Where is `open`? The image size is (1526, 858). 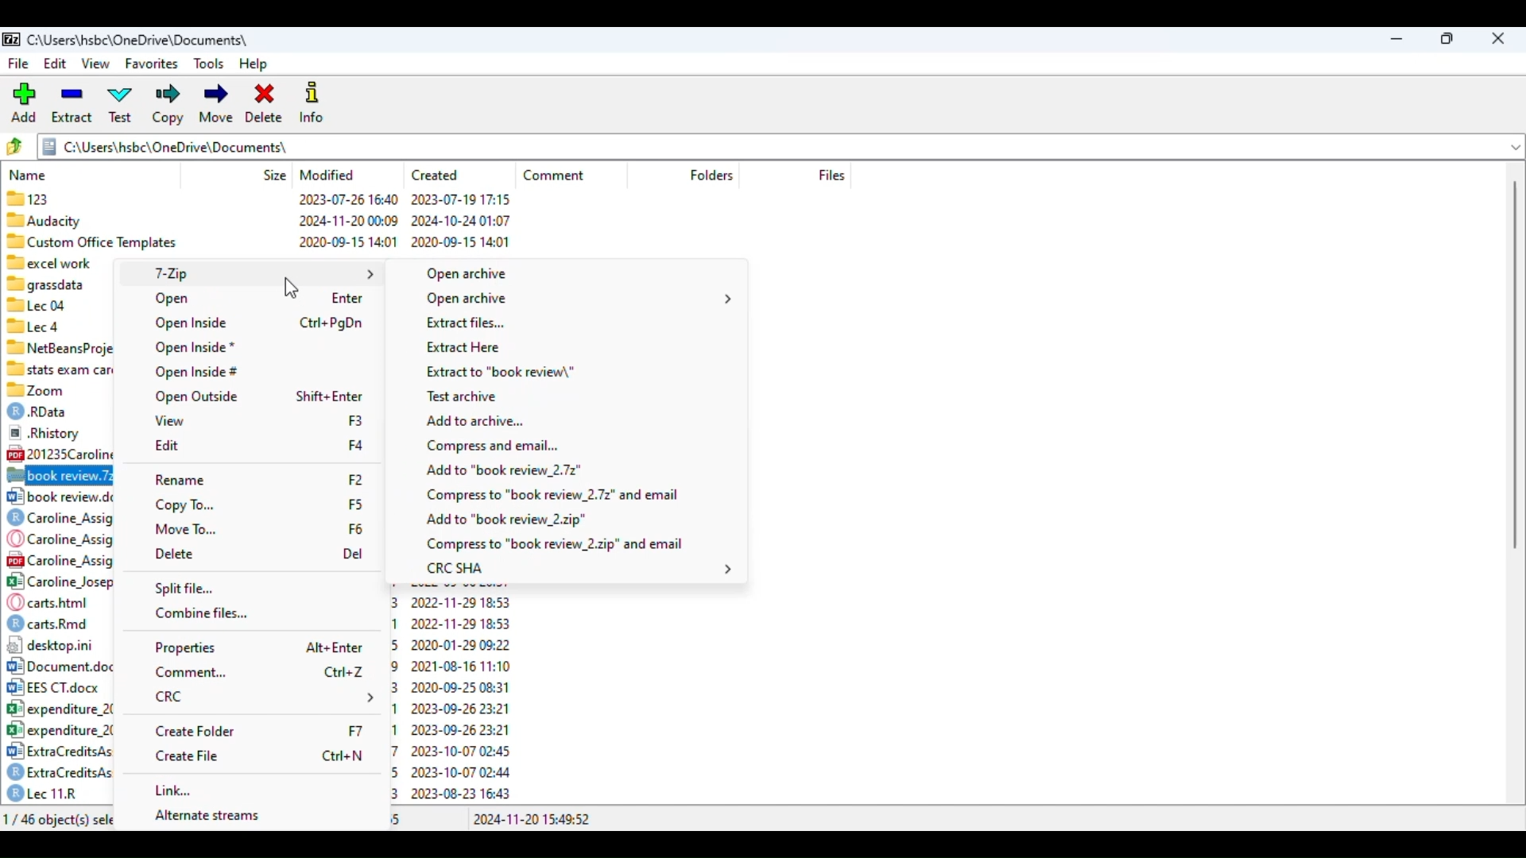
open is located at coordinates (173, 299).